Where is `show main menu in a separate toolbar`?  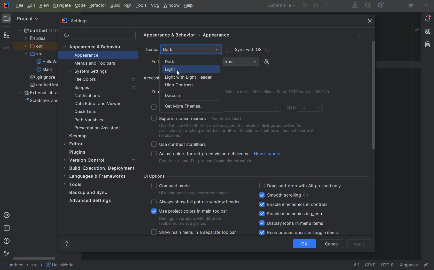 show main menu in a separate toolbar is located at coordinates (196, 233).